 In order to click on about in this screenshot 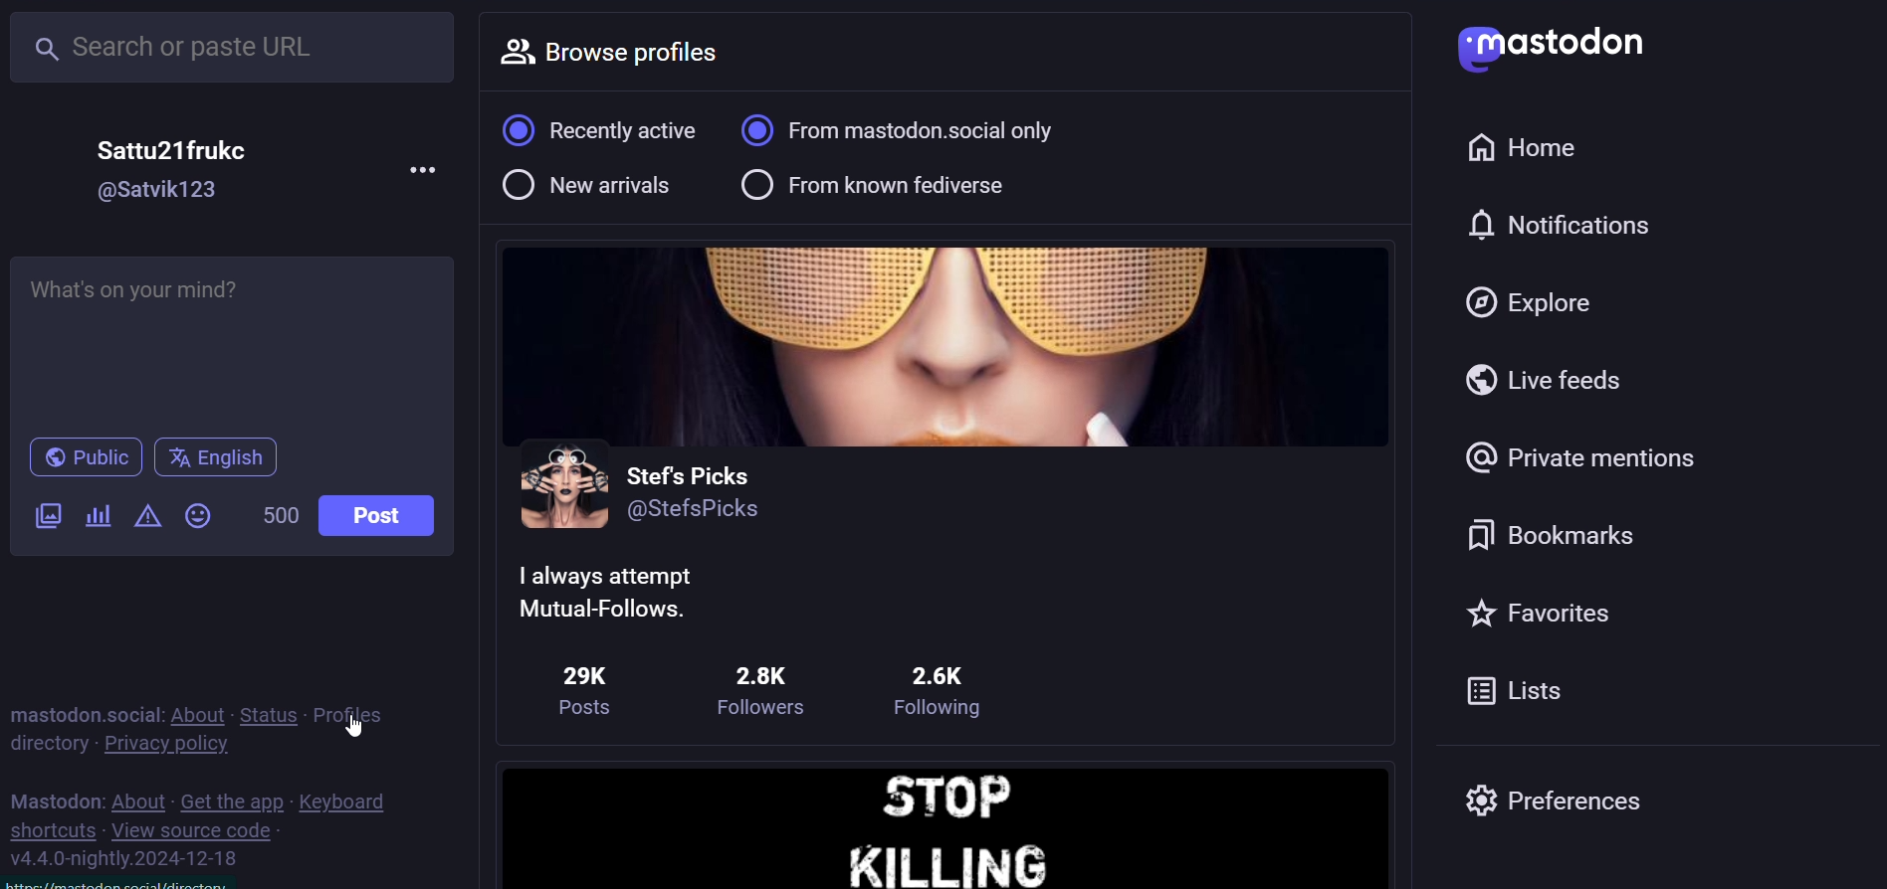, I will do `click(138, 802)`.